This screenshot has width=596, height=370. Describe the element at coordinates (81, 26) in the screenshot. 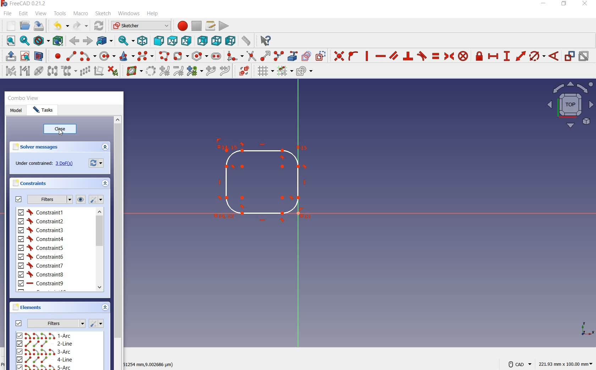

I see `redo` at that location.